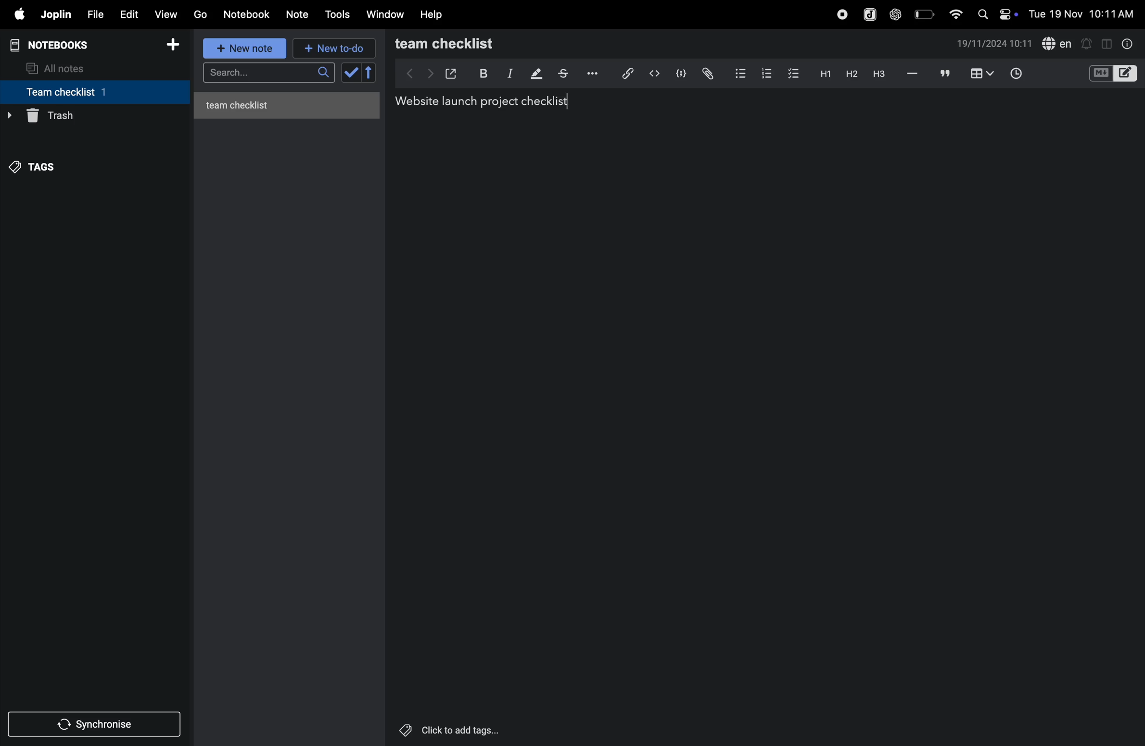  What do you see at coordinates (246, 49) in the screenshot?
I see `new note` at bounding box center [246, 49].